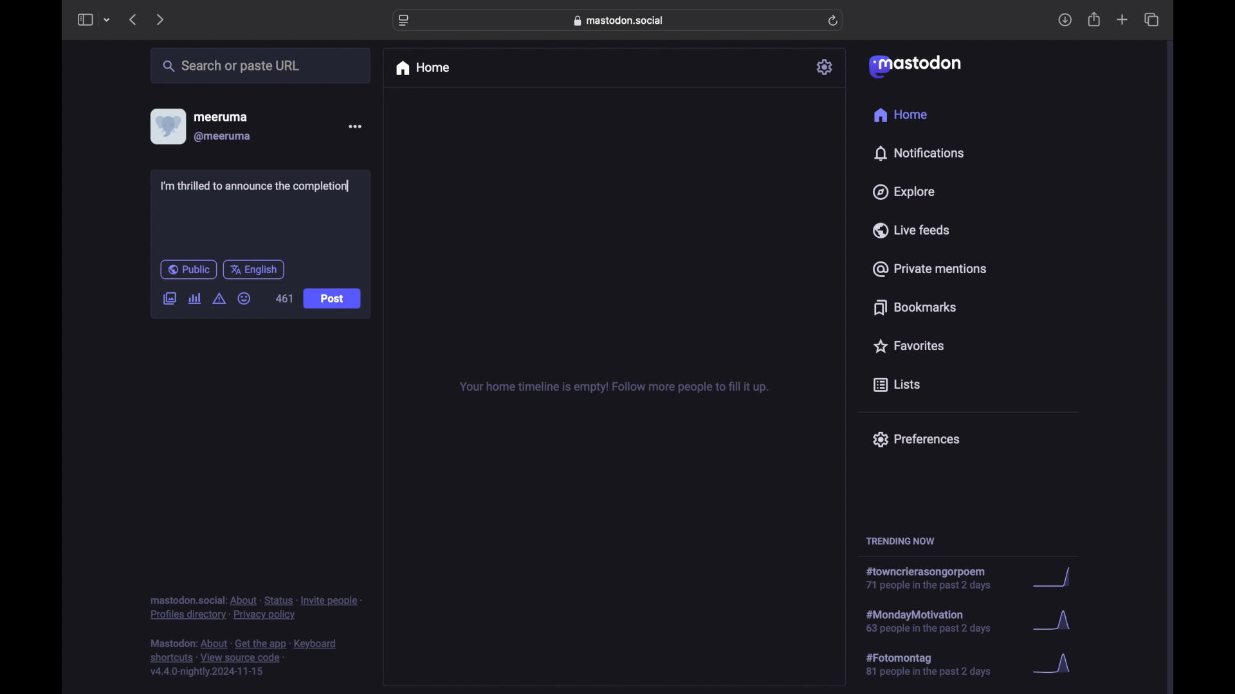  What do you see at coordinates (167, 127) in the screenshot?
I see `display picture` at bounding box center [167, 127].